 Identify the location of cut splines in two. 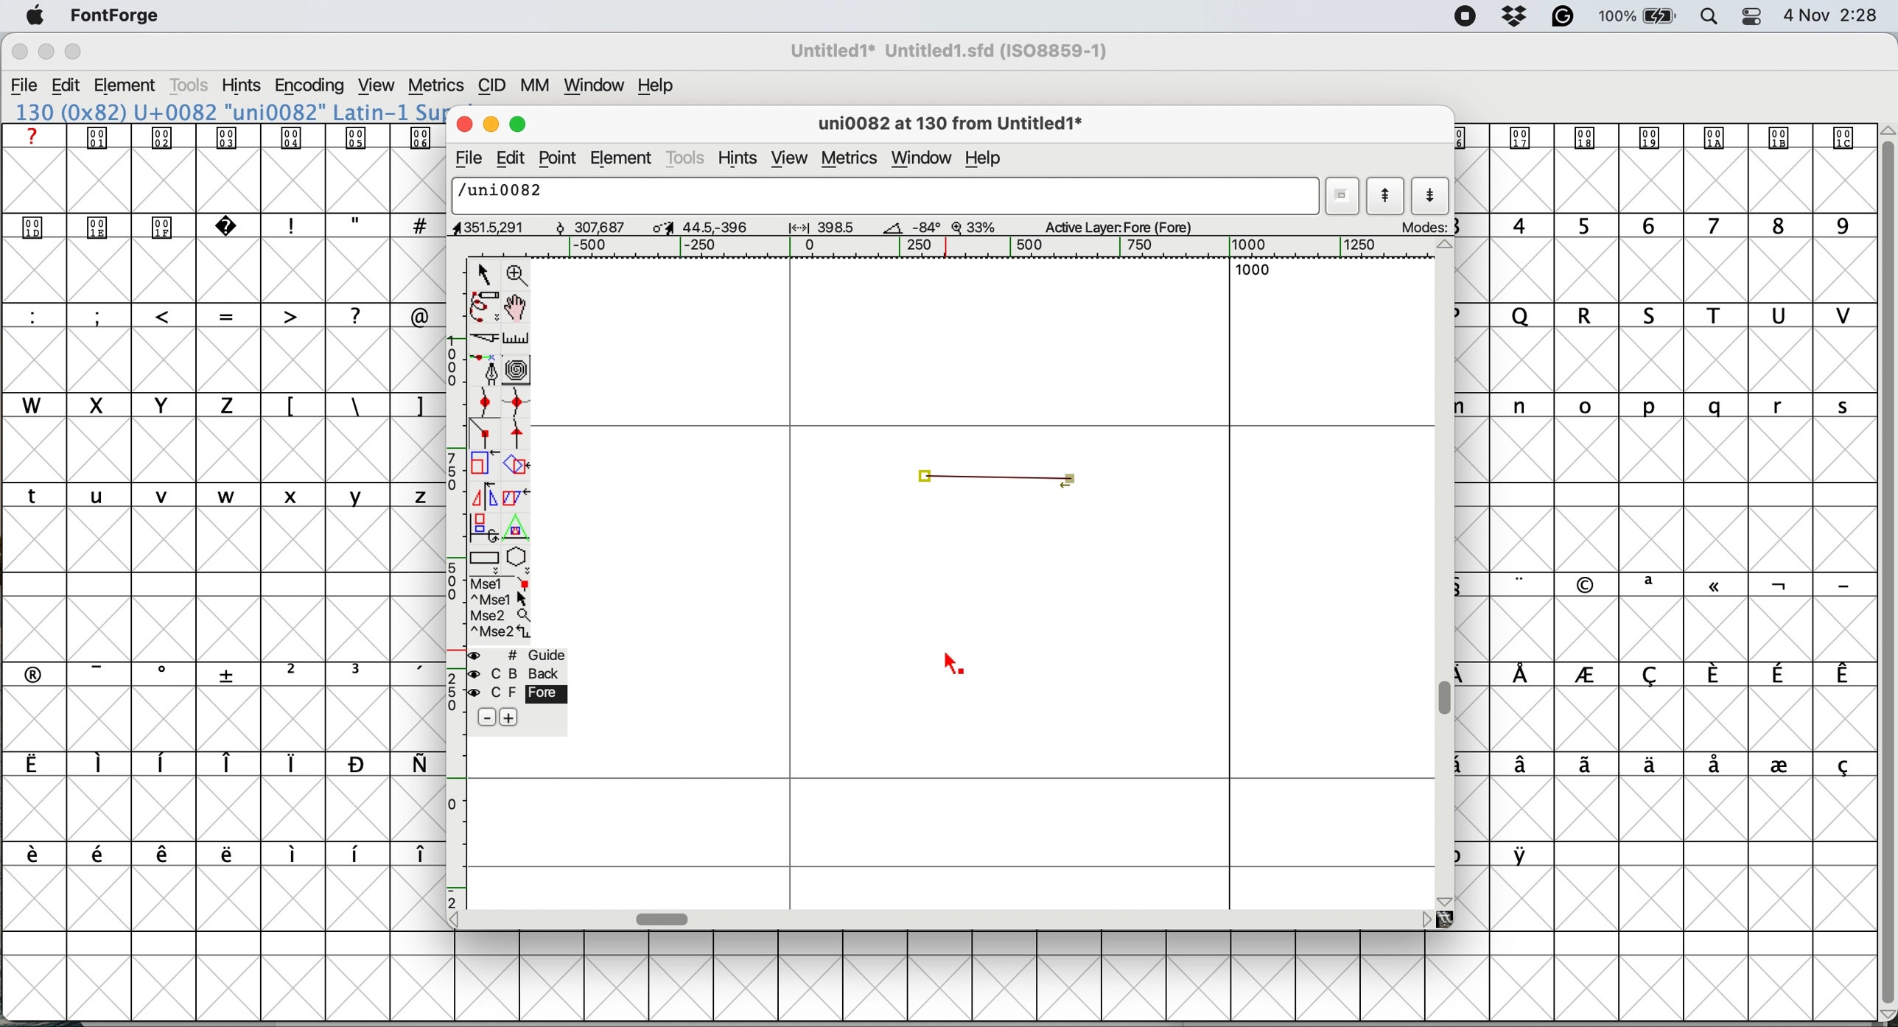
(488, 338).